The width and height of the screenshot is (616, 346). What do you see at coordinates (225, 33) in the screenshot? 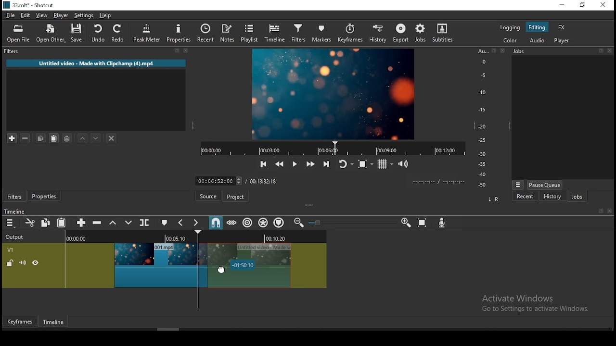
I see `notes` at bounding box center [225, 33].